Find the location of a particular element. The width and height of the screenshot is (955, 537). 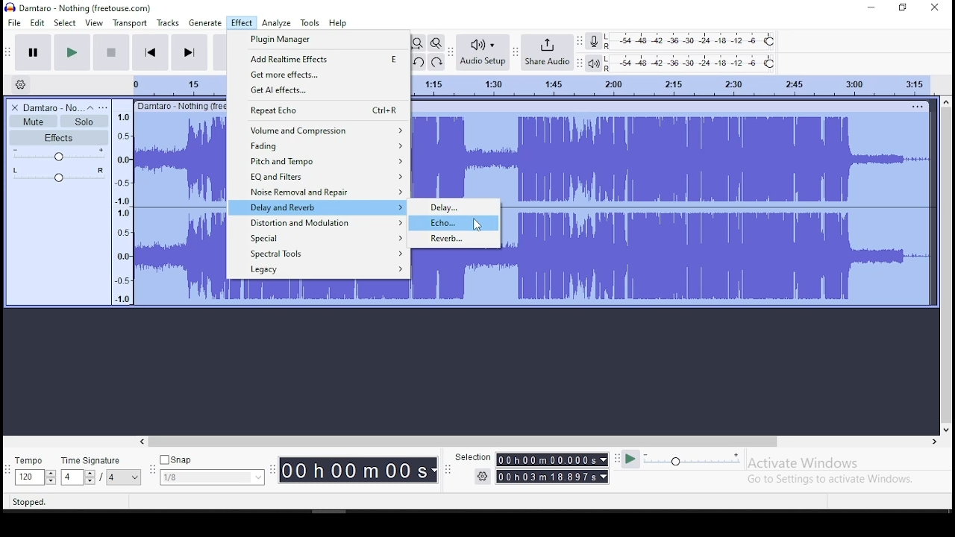

Drop down is located at coordinates (133, 477).